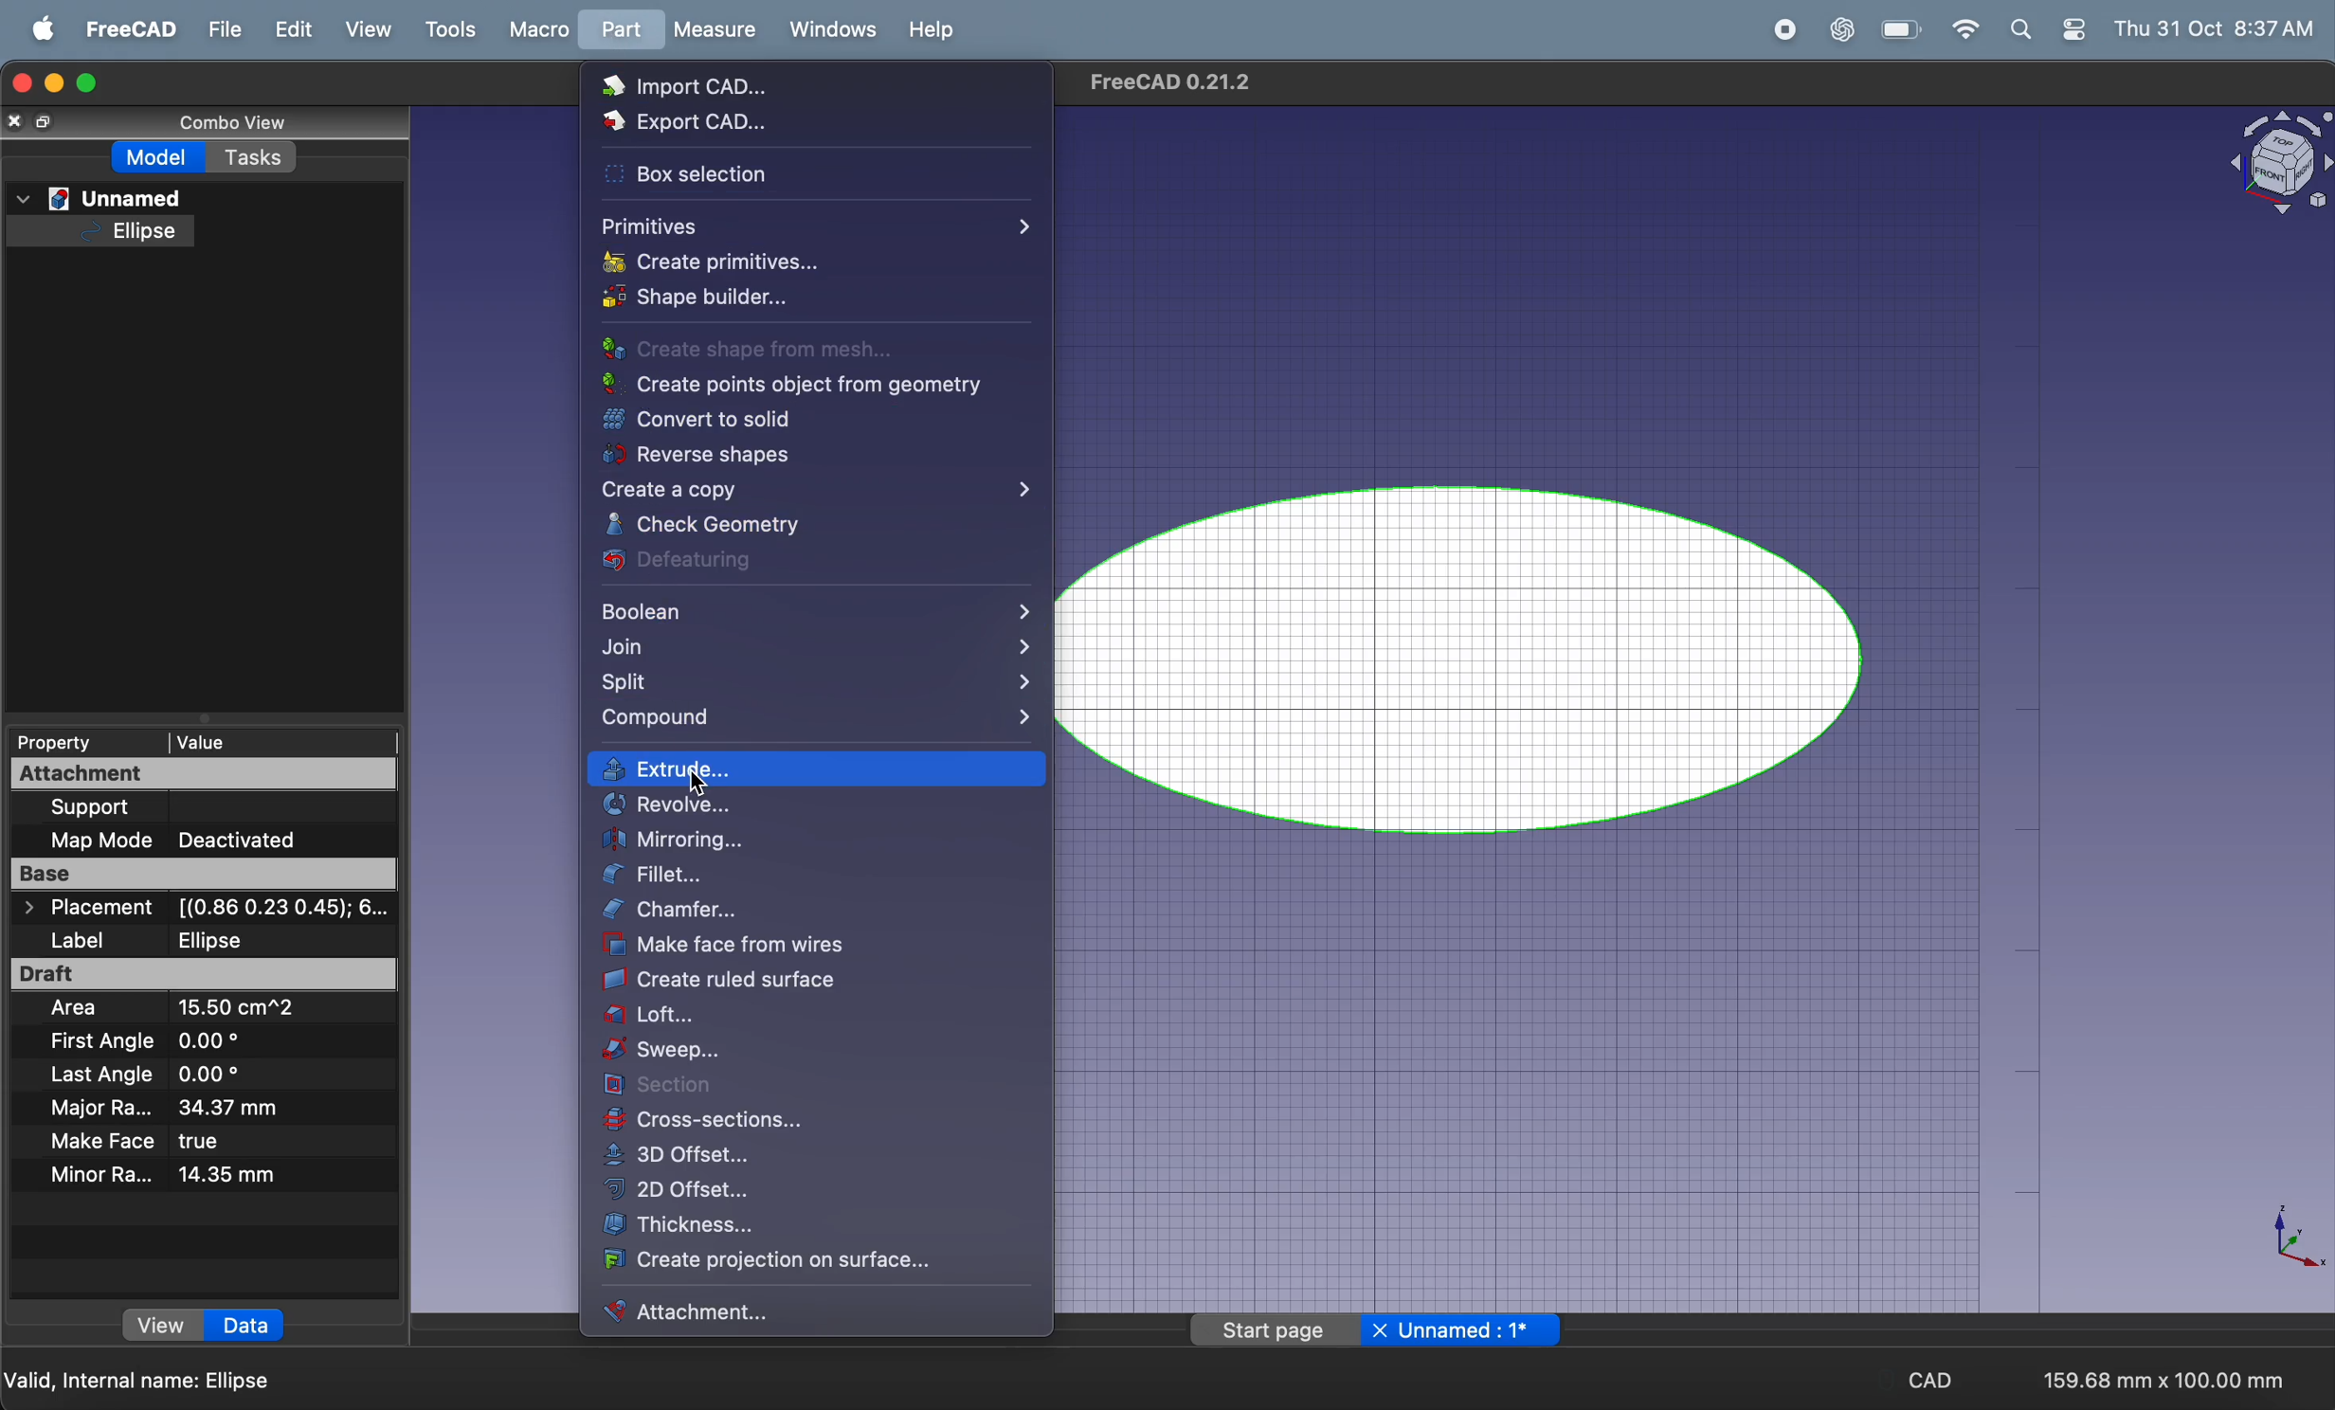 The height and width of the screenshot is (1410, 2335). What do you see at coordinates (196, 1012) in the screenshot?
I see `area` at bounding box center [196, 1012].